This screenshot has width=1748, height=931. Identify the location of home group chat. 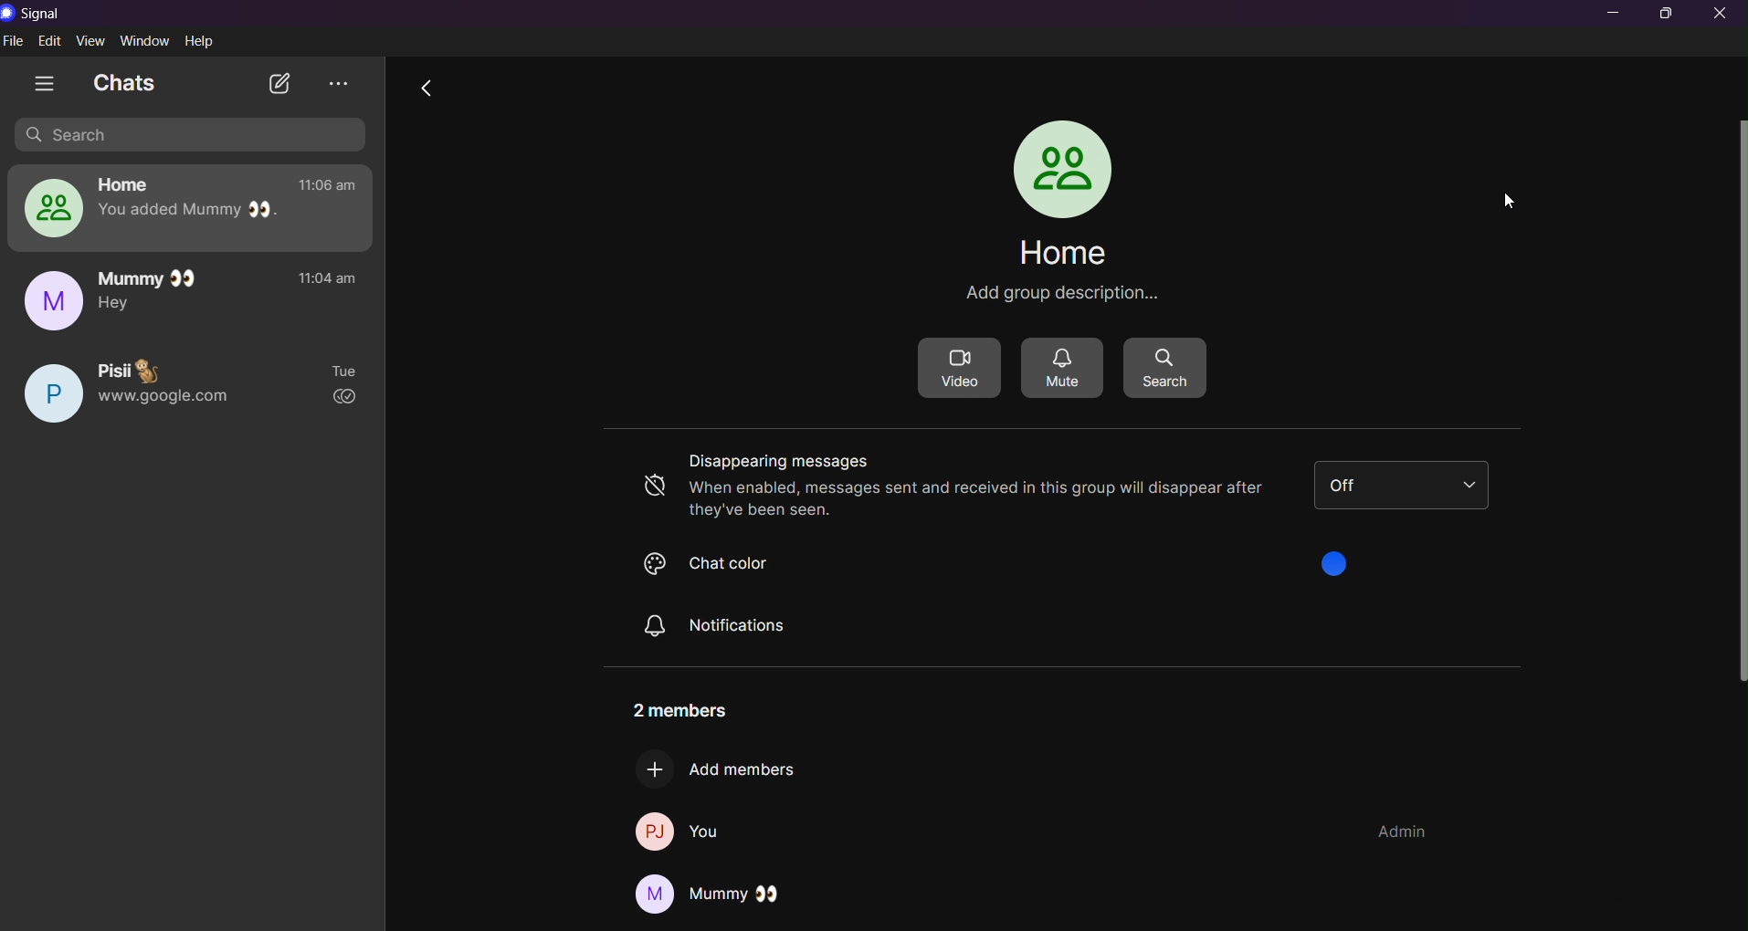
(185, 207).